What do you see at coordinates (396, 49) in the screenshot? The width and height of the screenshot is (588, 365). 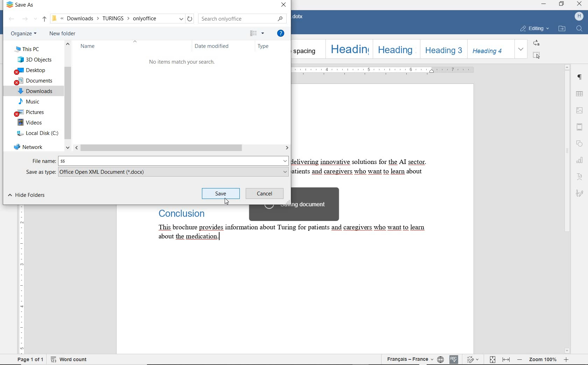 I see `HEADING 2` at bounding box center [396, 49].